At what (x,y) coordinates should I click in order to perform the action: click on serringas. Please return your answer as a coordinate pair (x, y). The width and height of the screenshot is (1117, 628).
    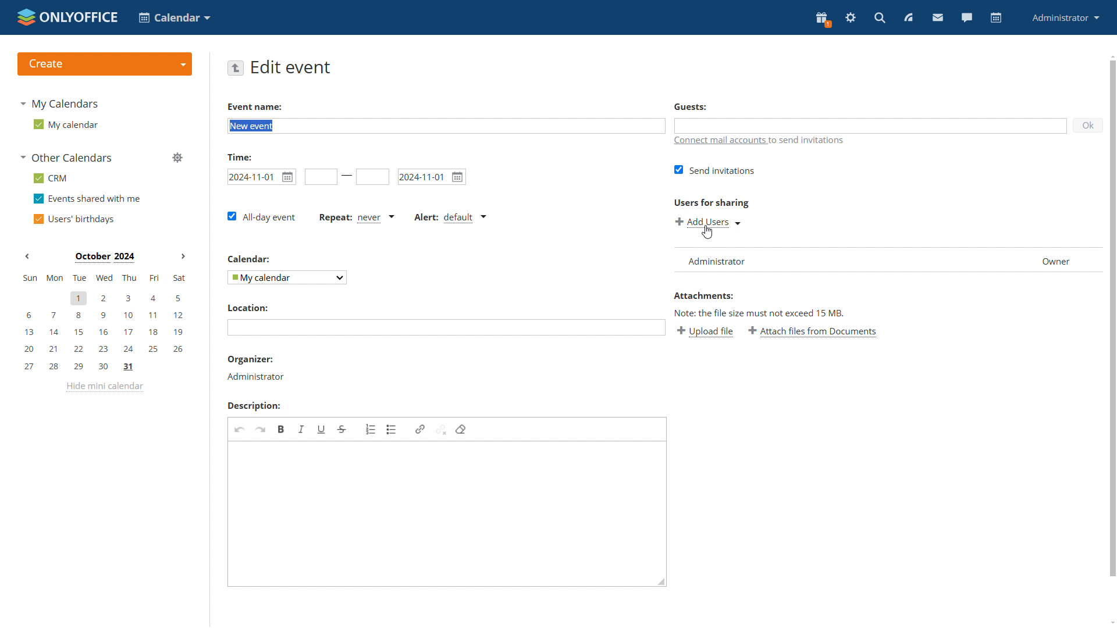
    Looking at the image, I should click on (851, 18).